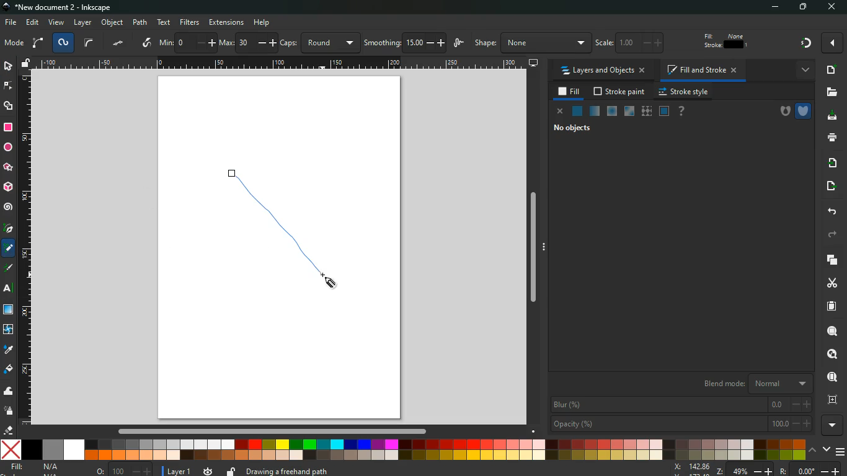 This screenshot has height=476, width=847. I want to click on window, so click(629, 112).